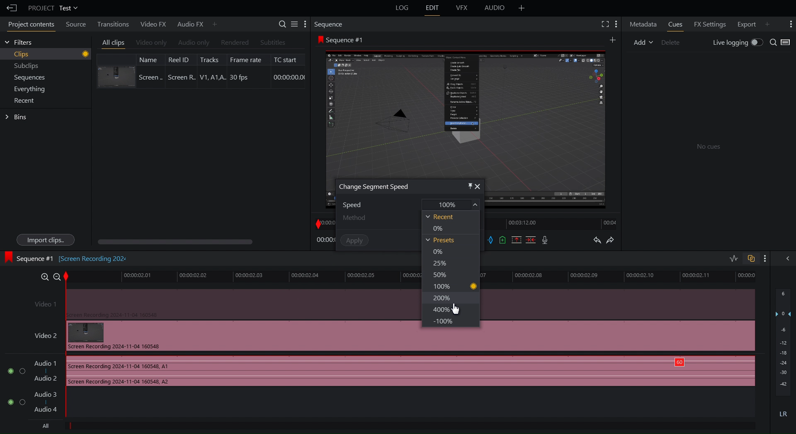 The height and width of the screenshot is (434, 796). Describe the element at coordinates (47, 275) in the screenshot. I see `Zoom` at that location.